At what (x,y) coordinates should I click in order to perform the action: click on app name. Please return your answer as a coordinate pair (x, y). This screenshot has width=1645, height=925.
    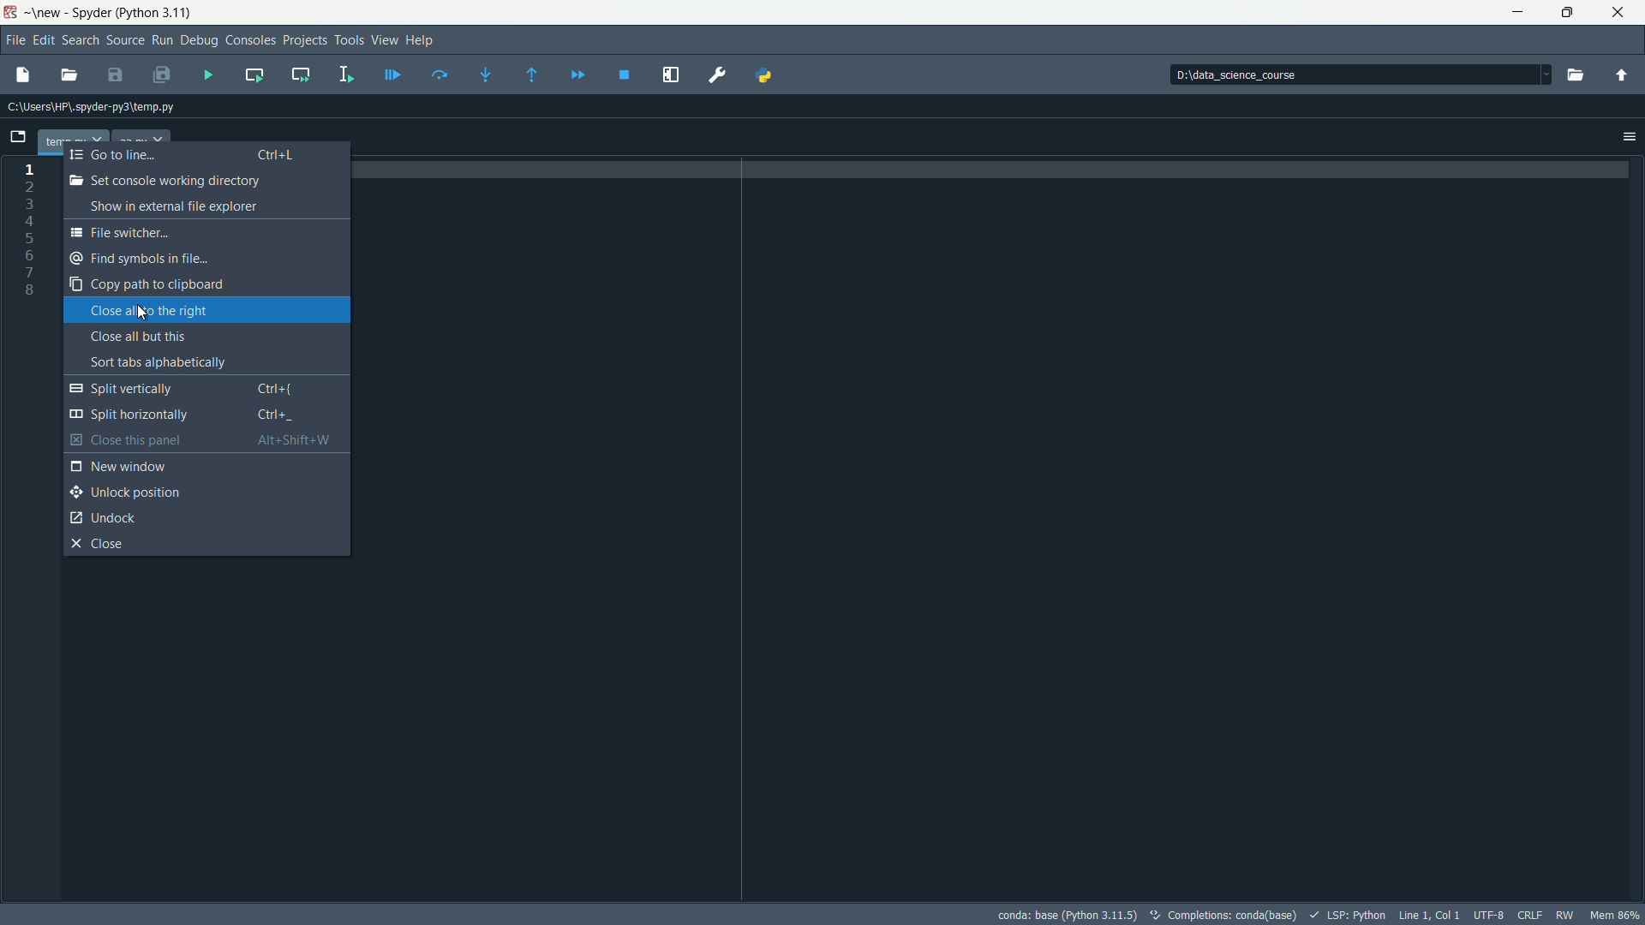
    Looking at the image, I should click on (127, 13).